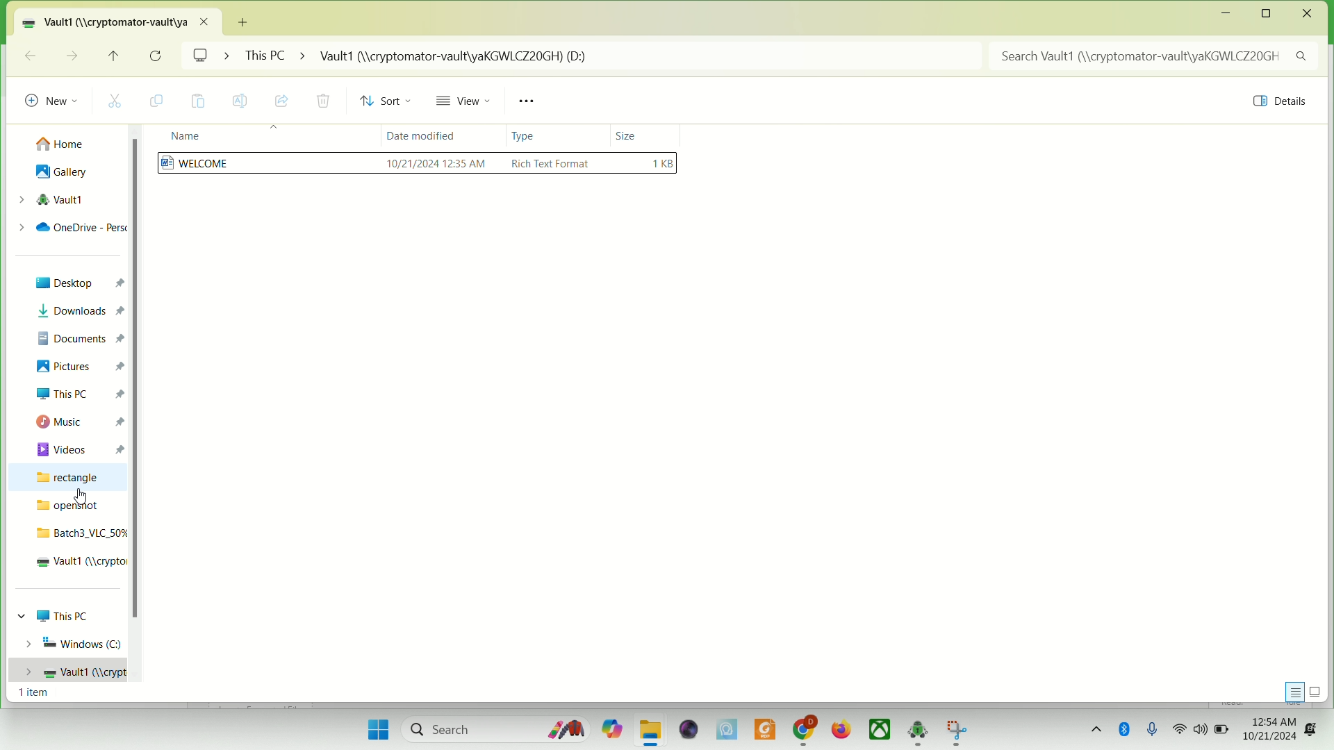 The width and height of the screenshot is (1334, 750). What do you see at coordinates (76, 283) in the screenshot?
I see `Desktop` at bounding box center [76, 283].